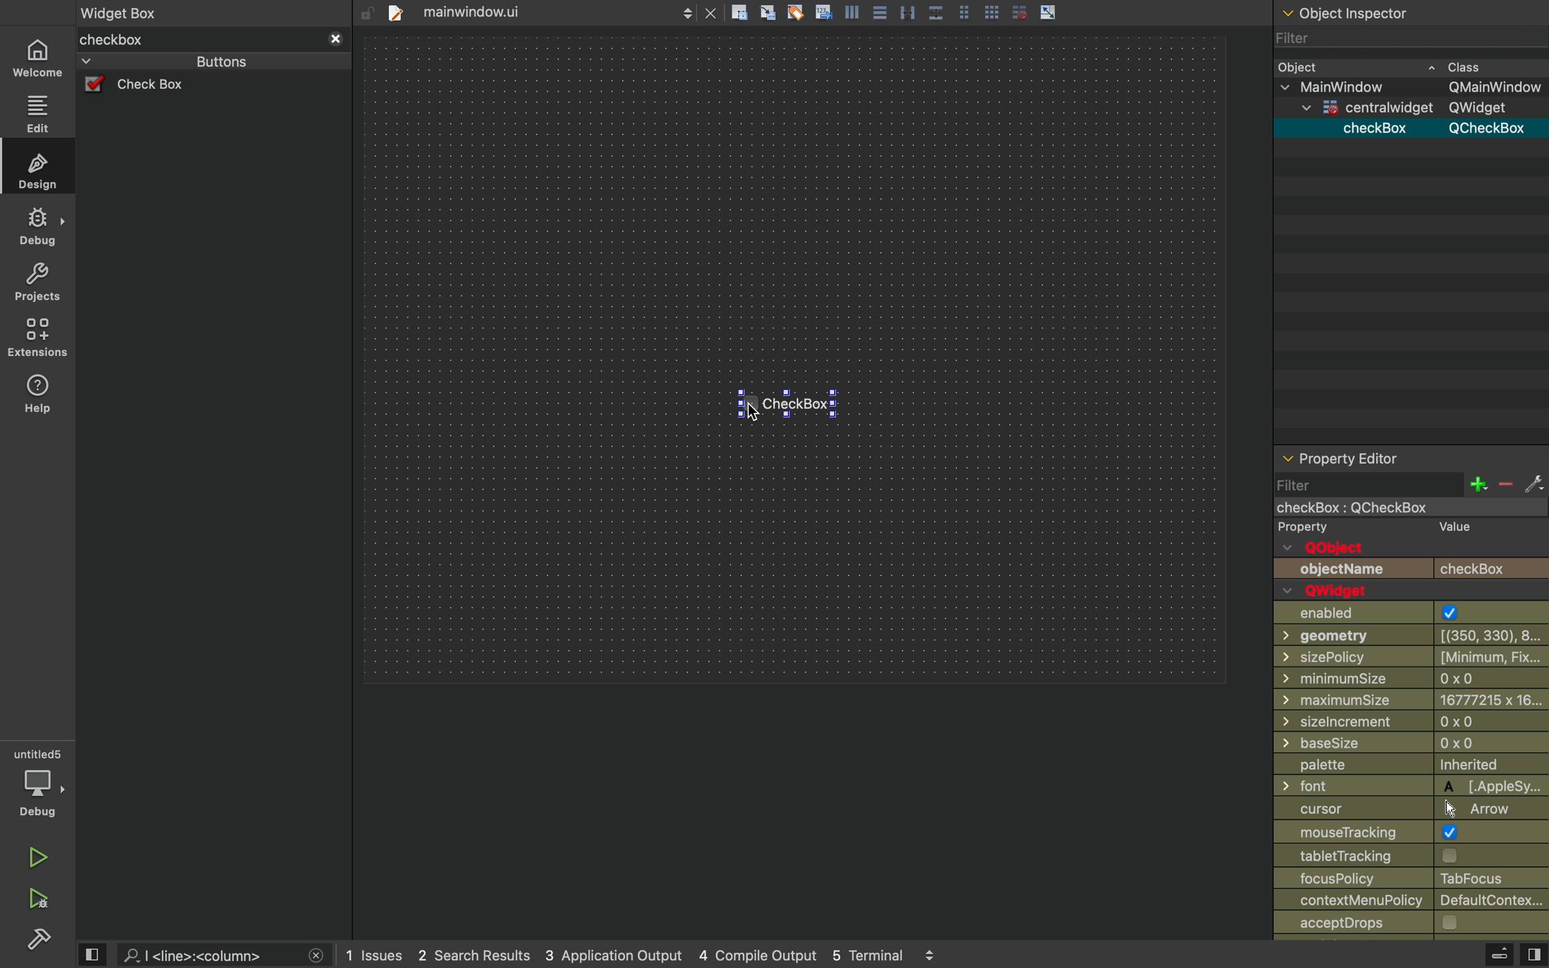 The image size is (1549, 968). I want to click on widget box, so click(198, 40).